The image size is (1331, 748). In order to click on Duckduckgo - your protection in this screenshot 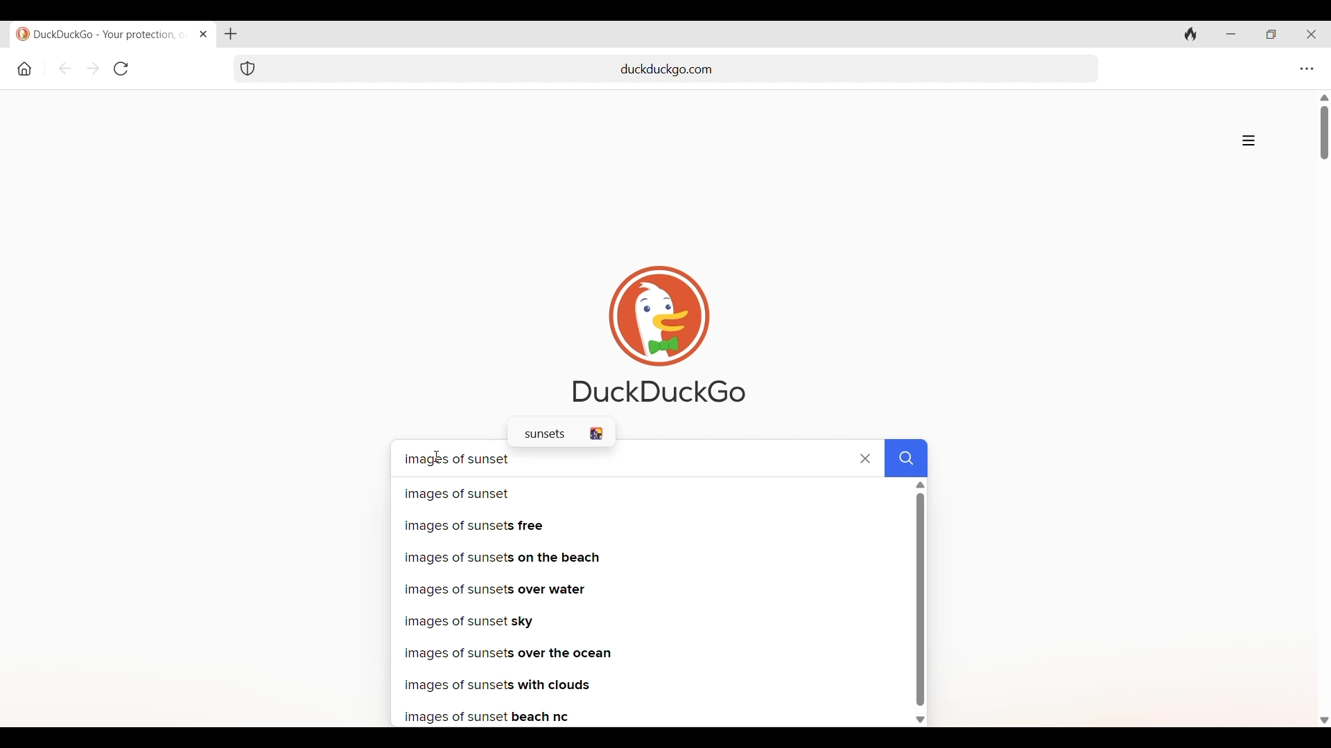, I will do `click(101, 34)`.